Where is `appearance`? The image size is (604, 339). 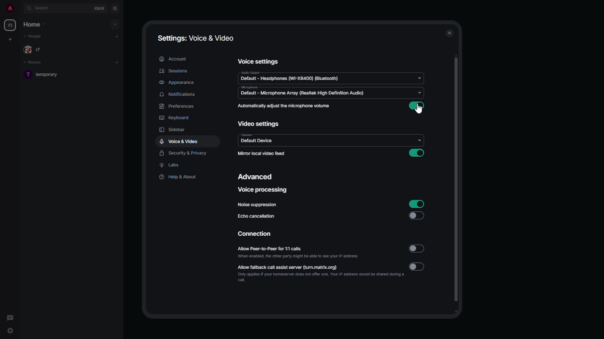
appearance is located at coordinates (177, 83).